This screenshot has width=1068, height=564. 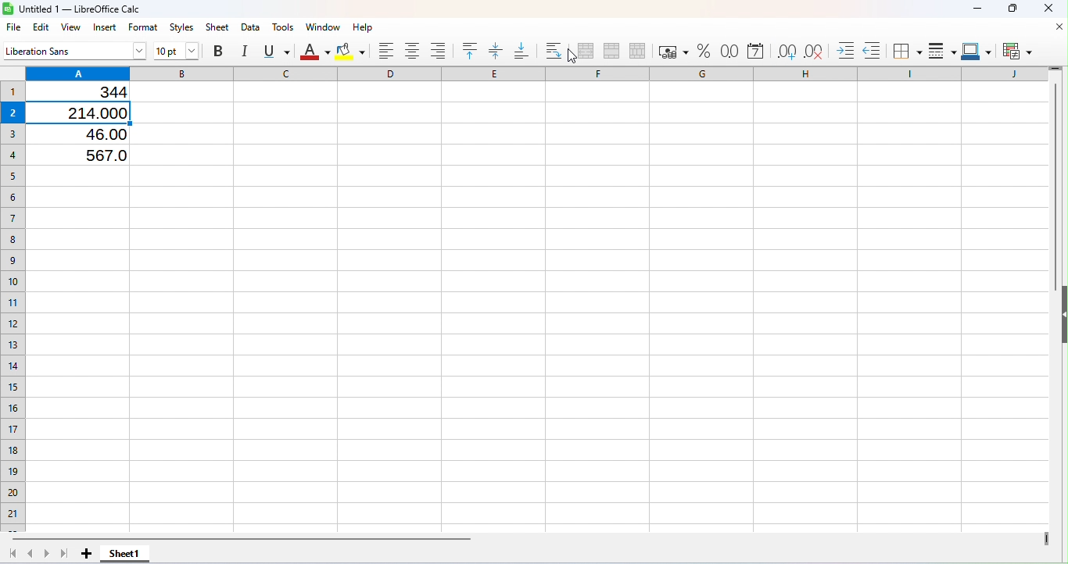 I want to click on Align top, so click(x=472, y=50).